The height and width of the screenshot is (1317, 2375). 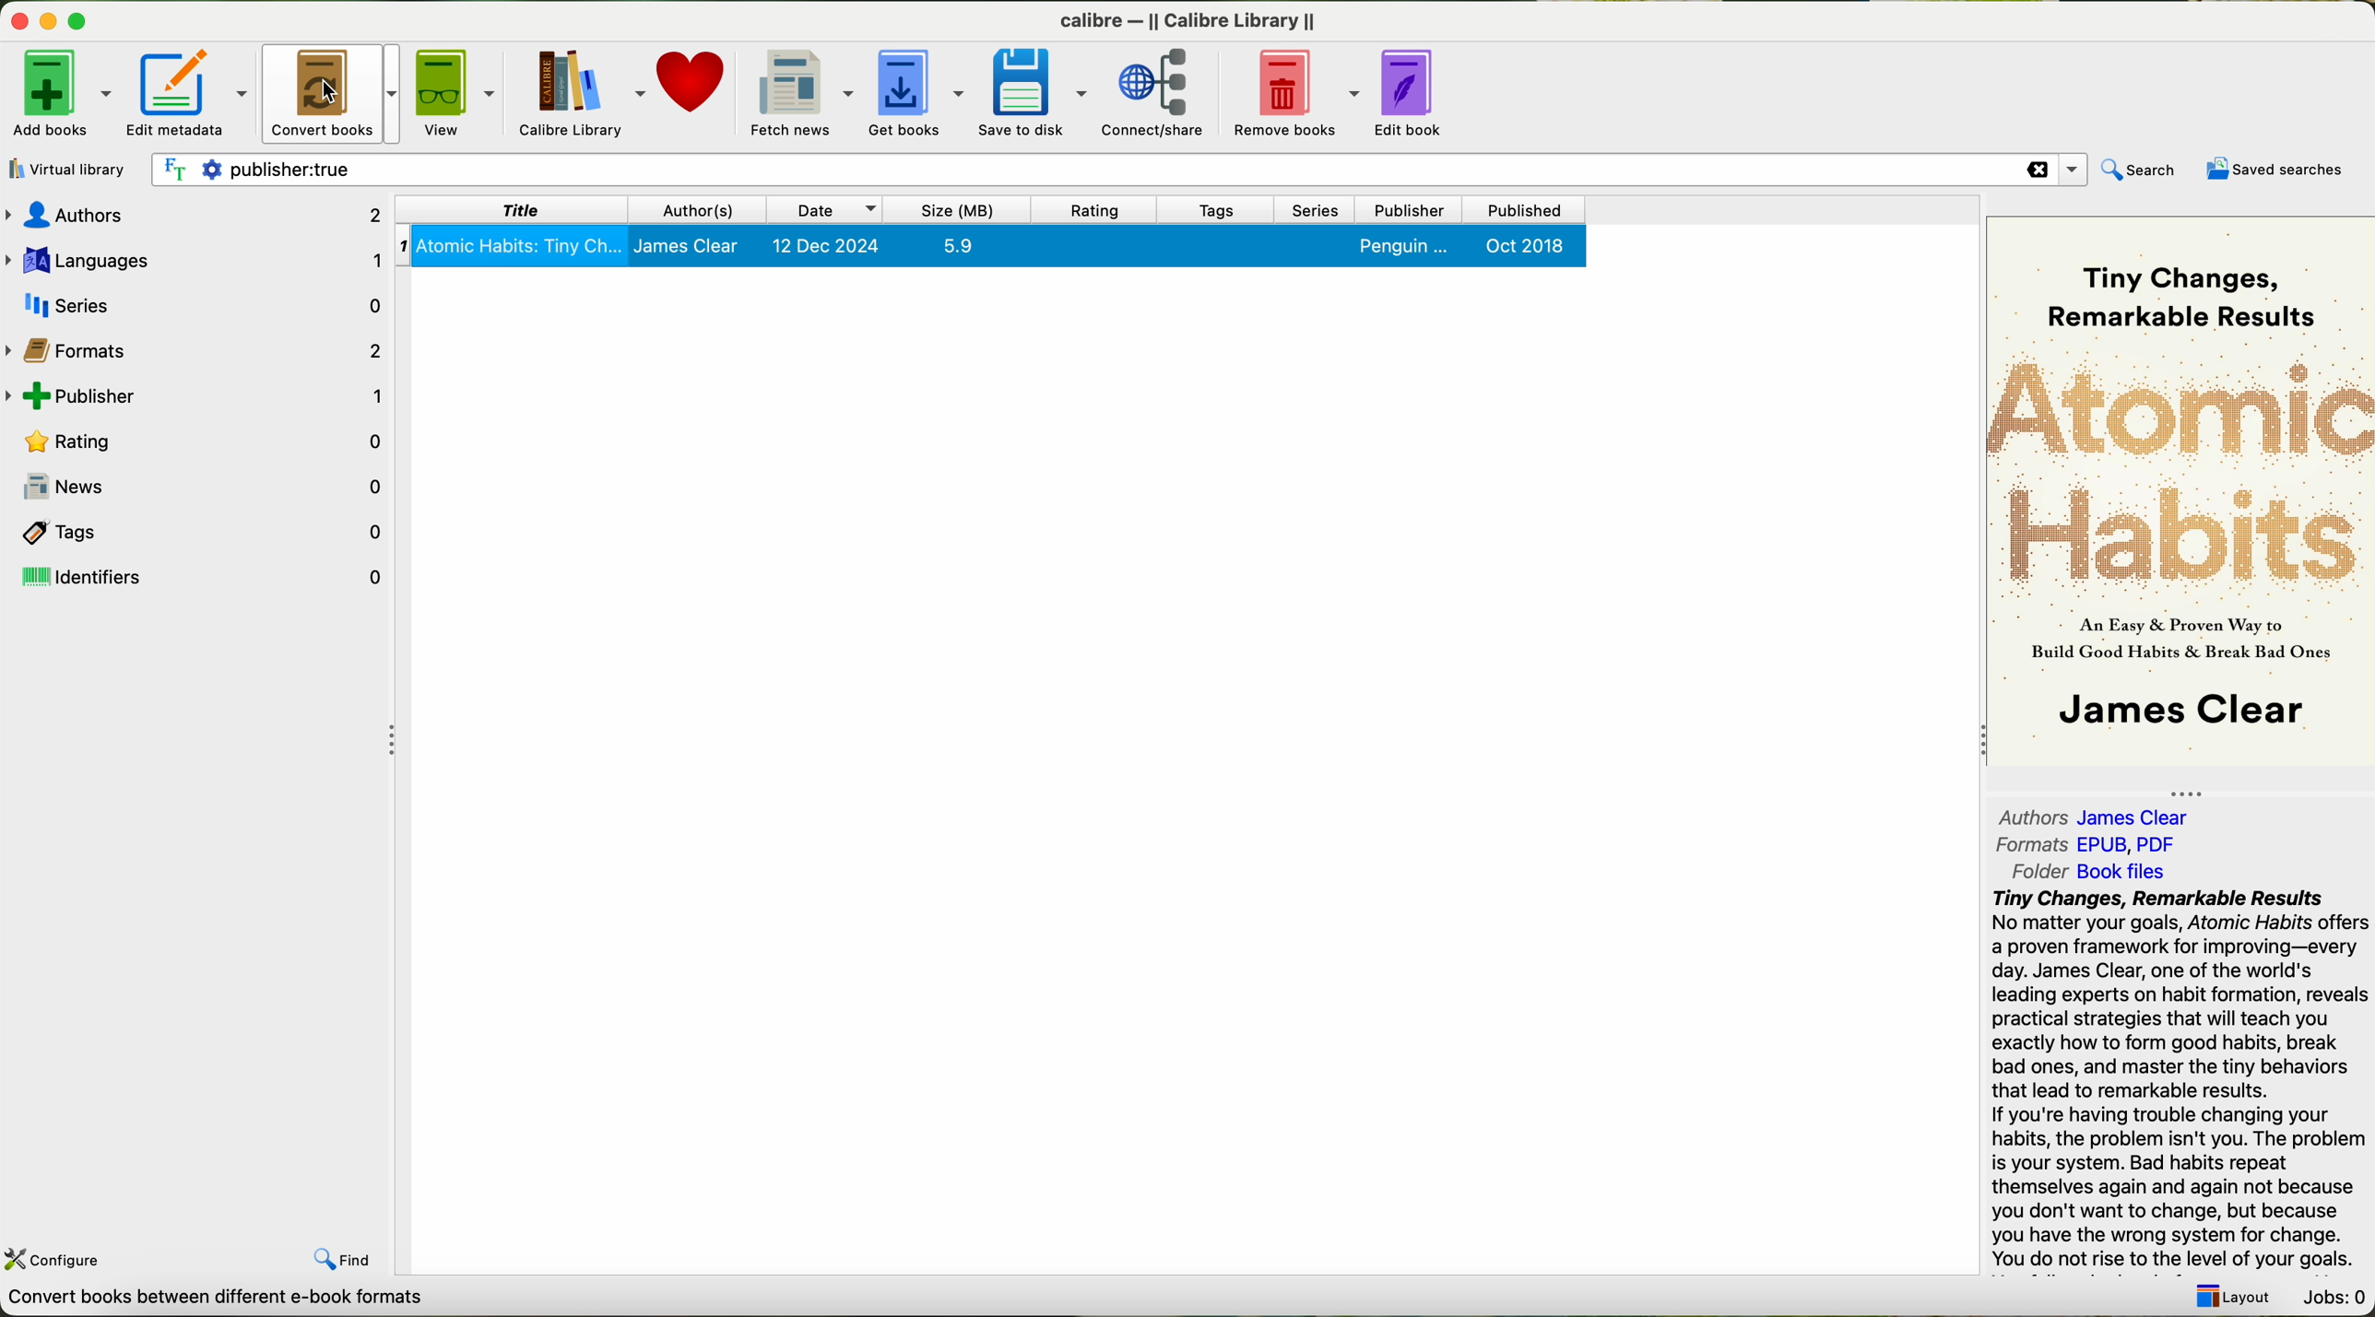 I want to click on edit metadata, so click(x=187, y=93).